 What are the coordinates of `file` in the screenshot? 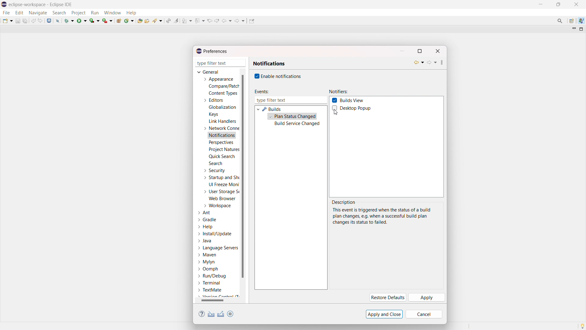 It's located at (6, 13).